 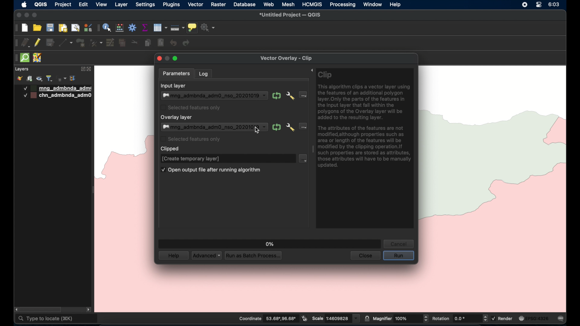 I want to click on vector overlay - clip, so click(x=285, y=58).